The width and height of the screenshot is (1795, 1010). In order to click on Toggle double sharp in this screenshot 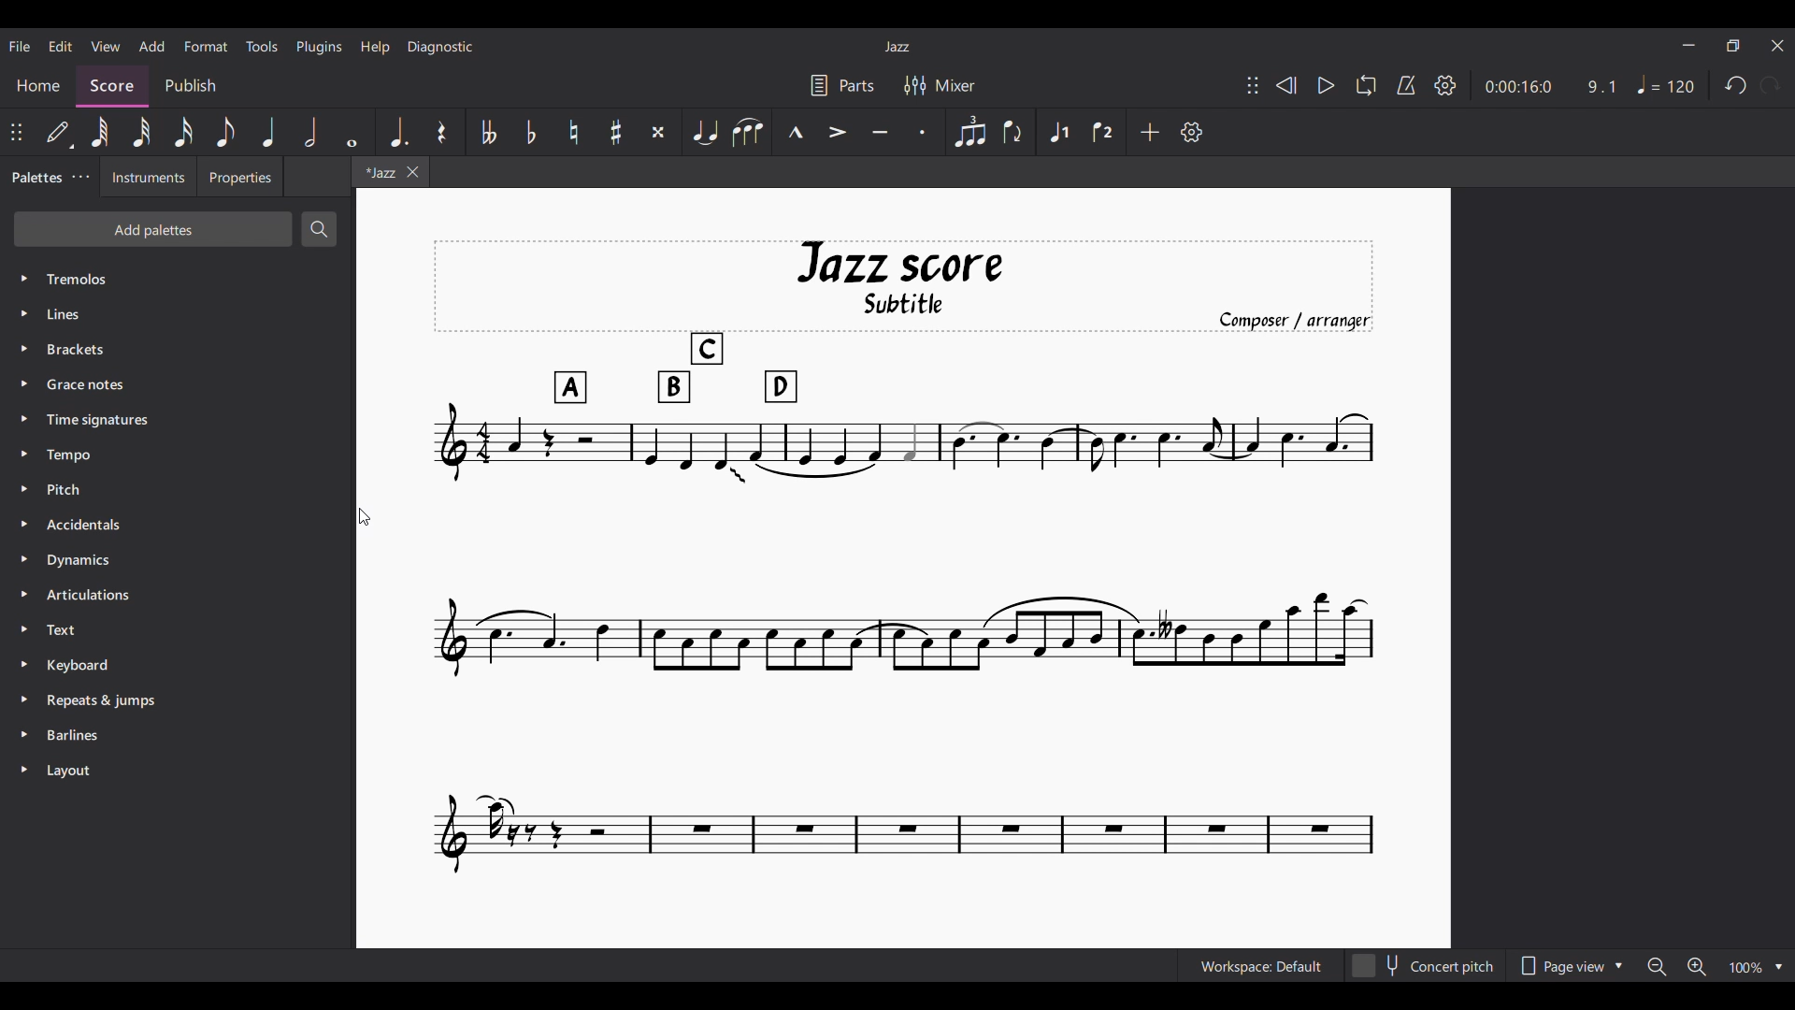, I will do `click(659, 133)`.